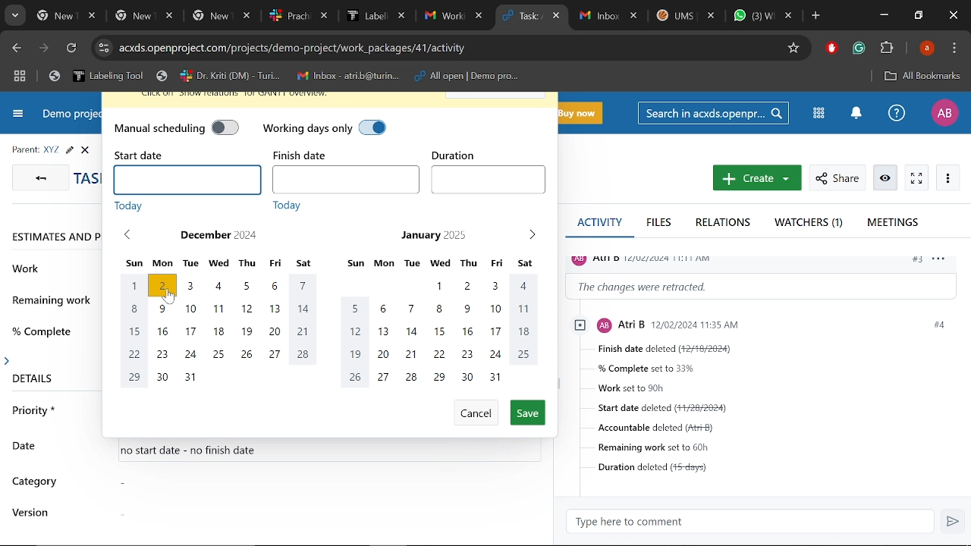 The height and width of the screenshot is (546, 971). I want to click on % complete, so click(45, 330).